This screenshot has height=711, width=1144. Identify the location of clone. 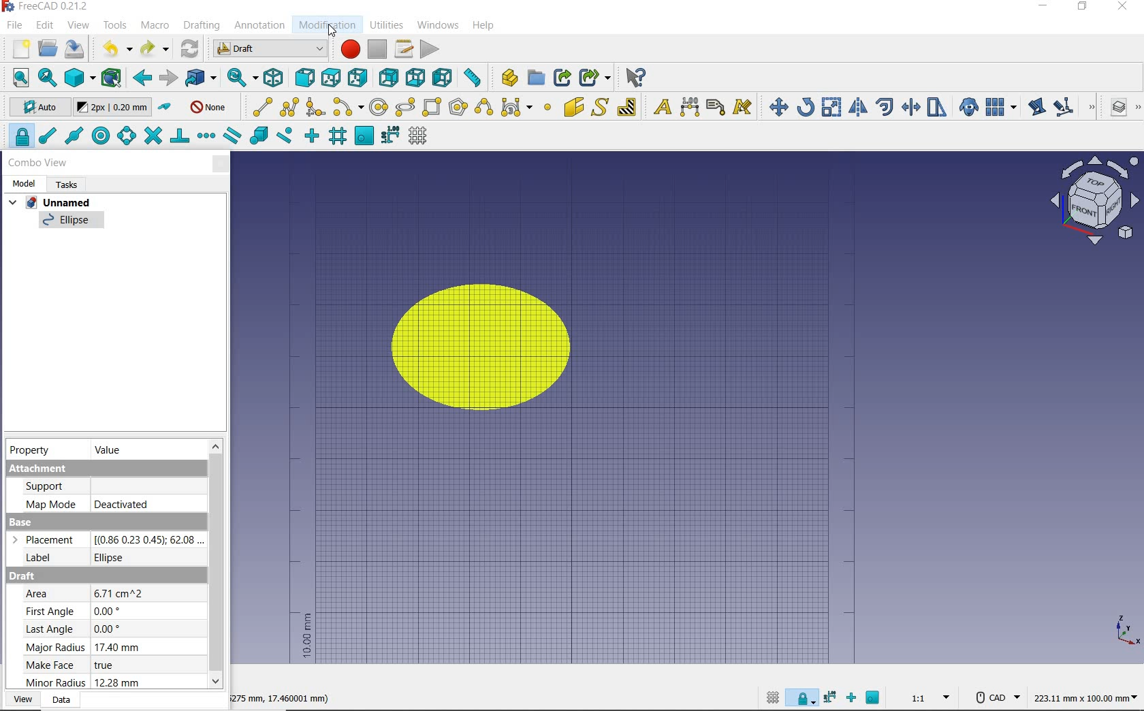
(967, 106).